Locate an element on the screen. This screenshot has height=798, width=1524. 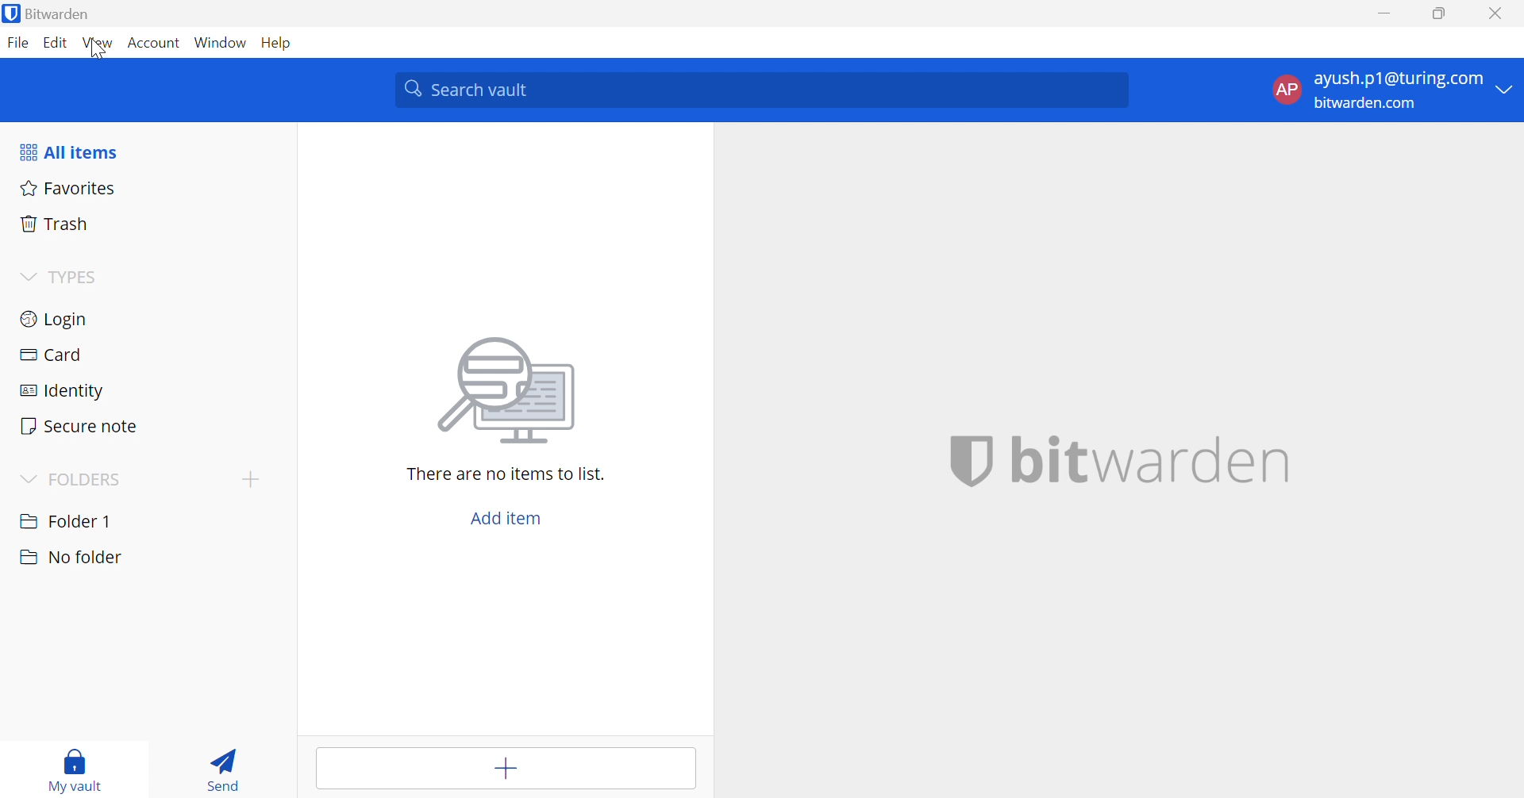
View is located at coordinates (99, 43).